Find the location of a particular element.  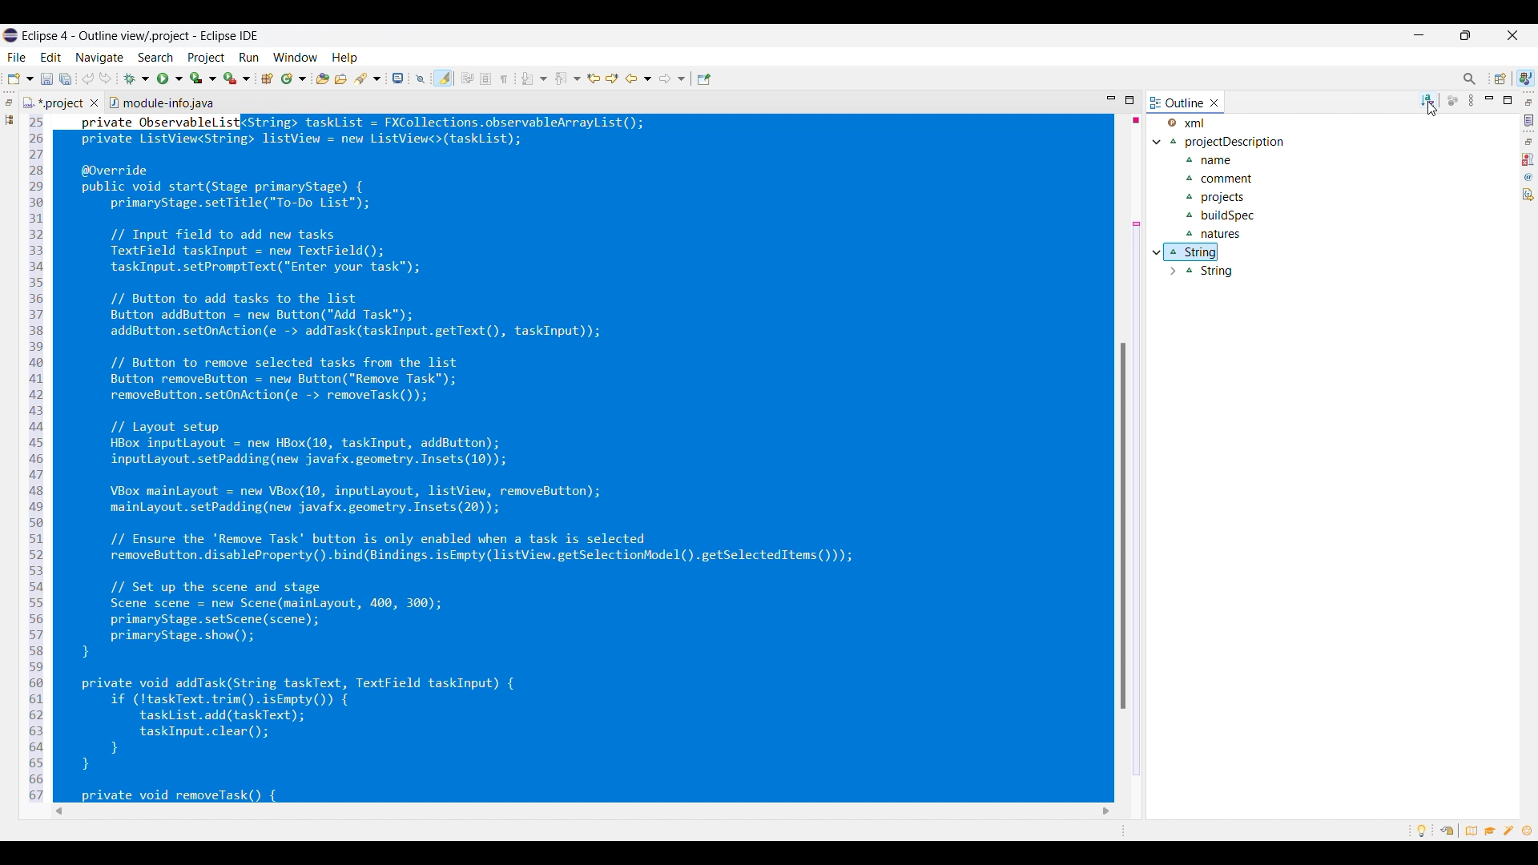

Close interface is located at coordinates (1513, 35).